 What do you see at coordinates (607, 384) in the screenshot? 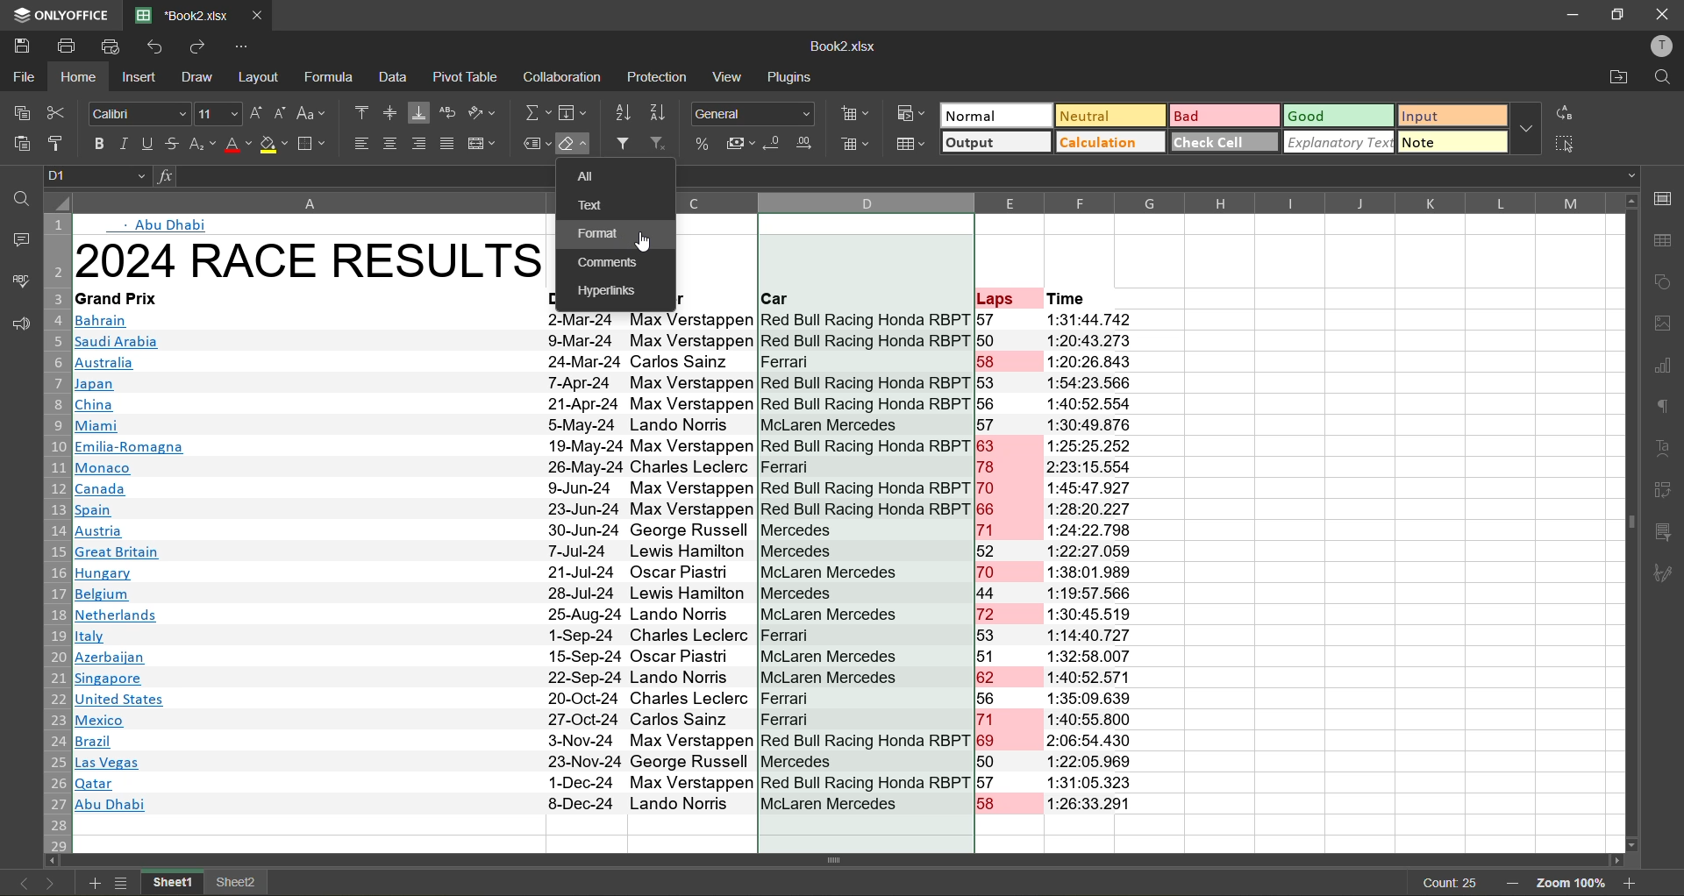
I see `Japan 7-Apr-24 Max Verstappen Red Bull Racing Honda RBPT 53 1:54:23.566` at bounding box center [607, 384].